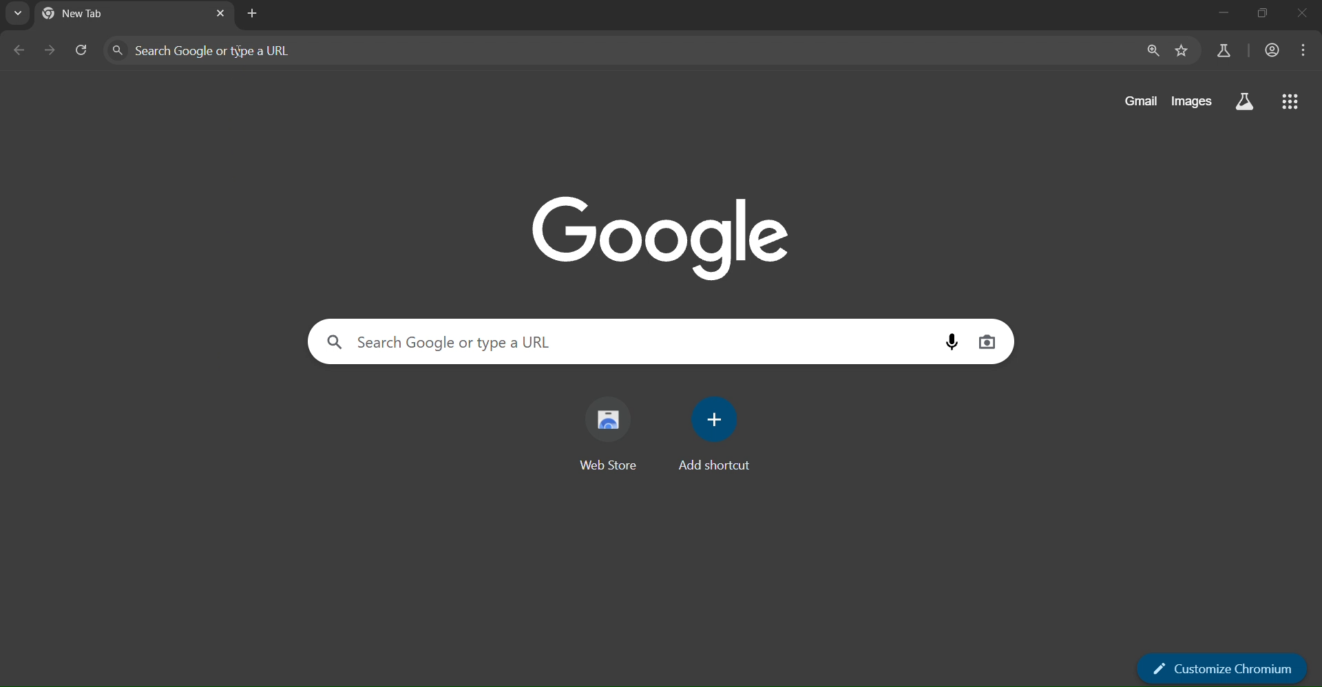 The image size is (1322, 687). Describe the element at coordinates (1182, 50) in the screenshot. I see `bookmark page` at that location.